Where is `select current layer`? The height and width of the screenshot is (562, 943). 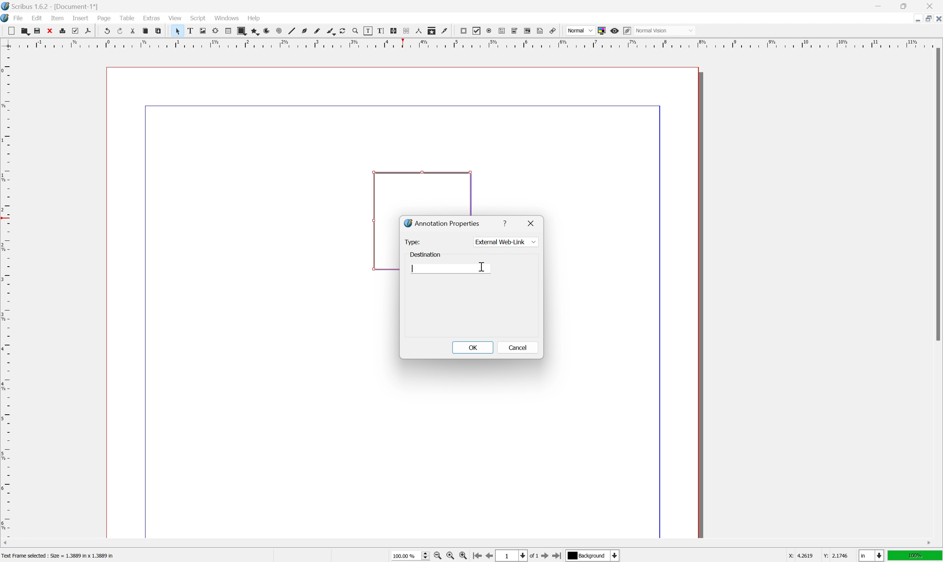
select current layer is located at coordinates (594, 556).